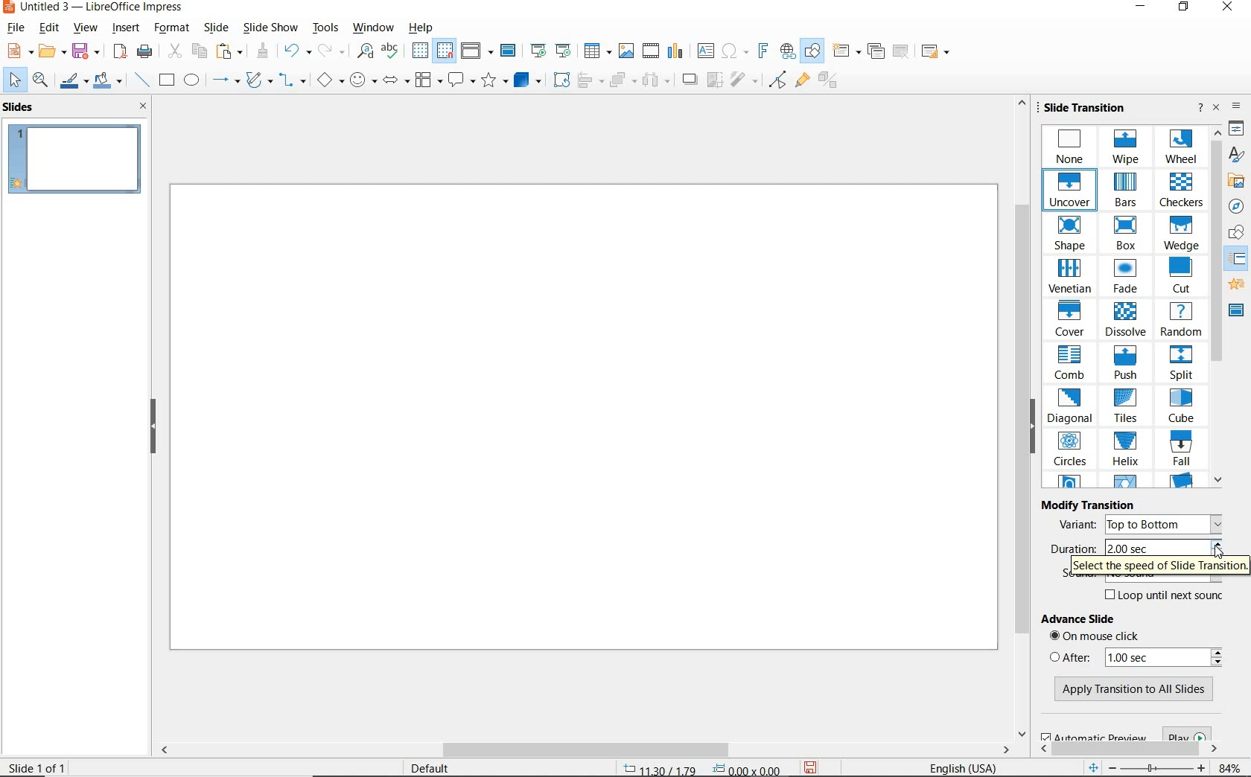 The width and height of the screenshot is (1251, 777). What do you see at coordinates (198, 49) in the screenshot?
I see `COPY` at bounding box center [198, 49].